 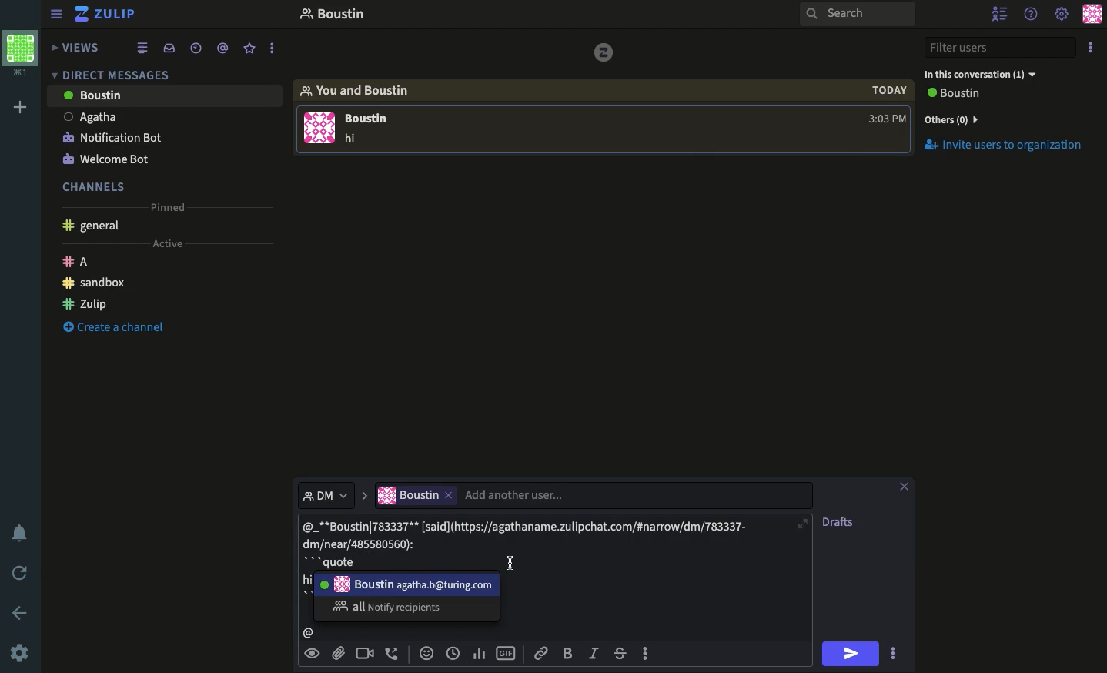 I want to click on User Input, so click(x=481, y=494).